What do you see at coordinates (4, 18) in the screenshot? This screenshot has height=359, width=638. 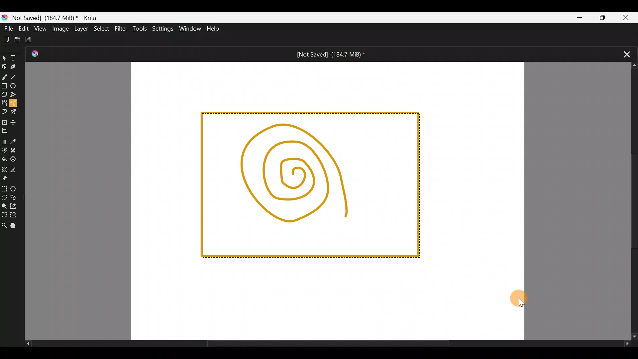 I see `Krita logo` at bounding box center [4, 18].